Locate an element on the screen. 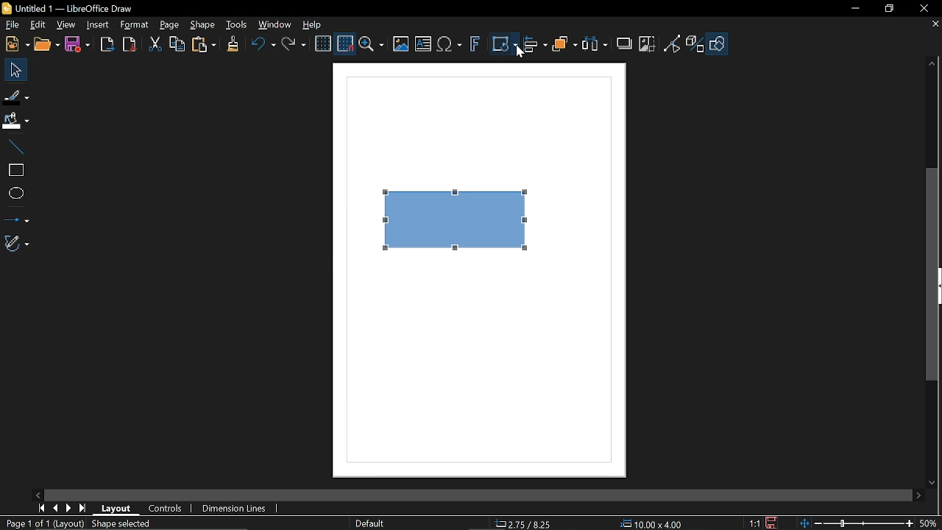 The image size is (942, 530). Shadow is located at coordinates (626, 42).